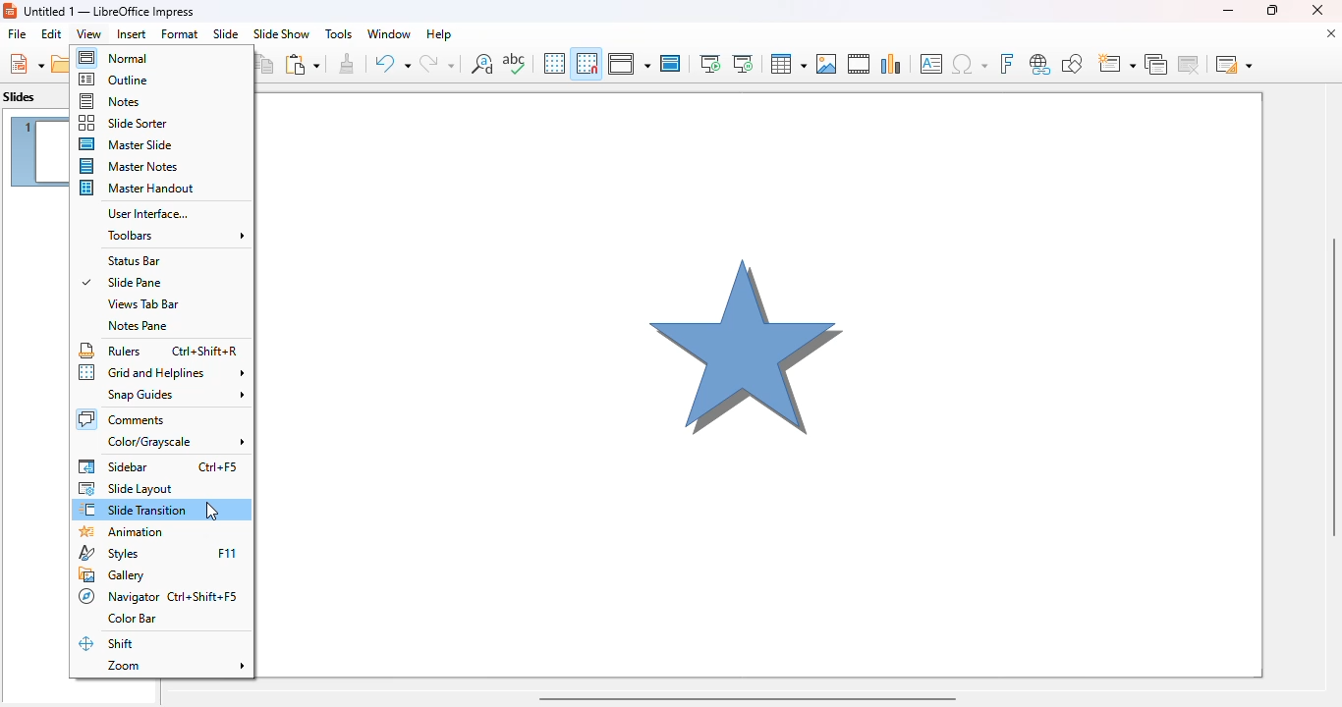 This screenshot has width=1342, height=707. I want to click on animation, so click(121, 532).